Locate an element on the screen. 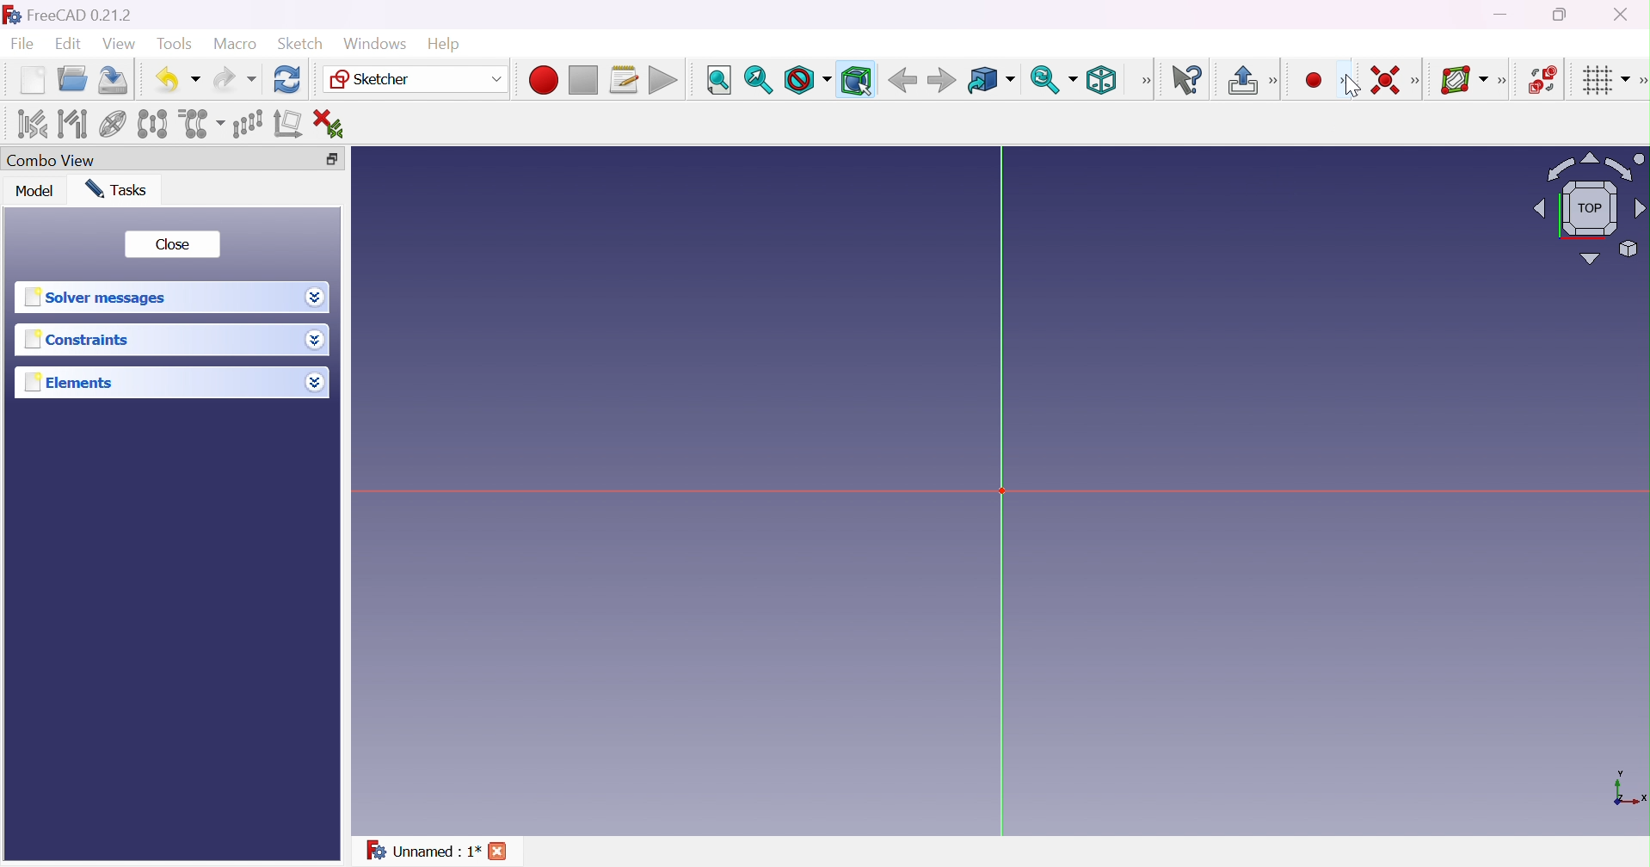 This screenshot has width=1650, height=867. New is located at coordinates (32, 83).